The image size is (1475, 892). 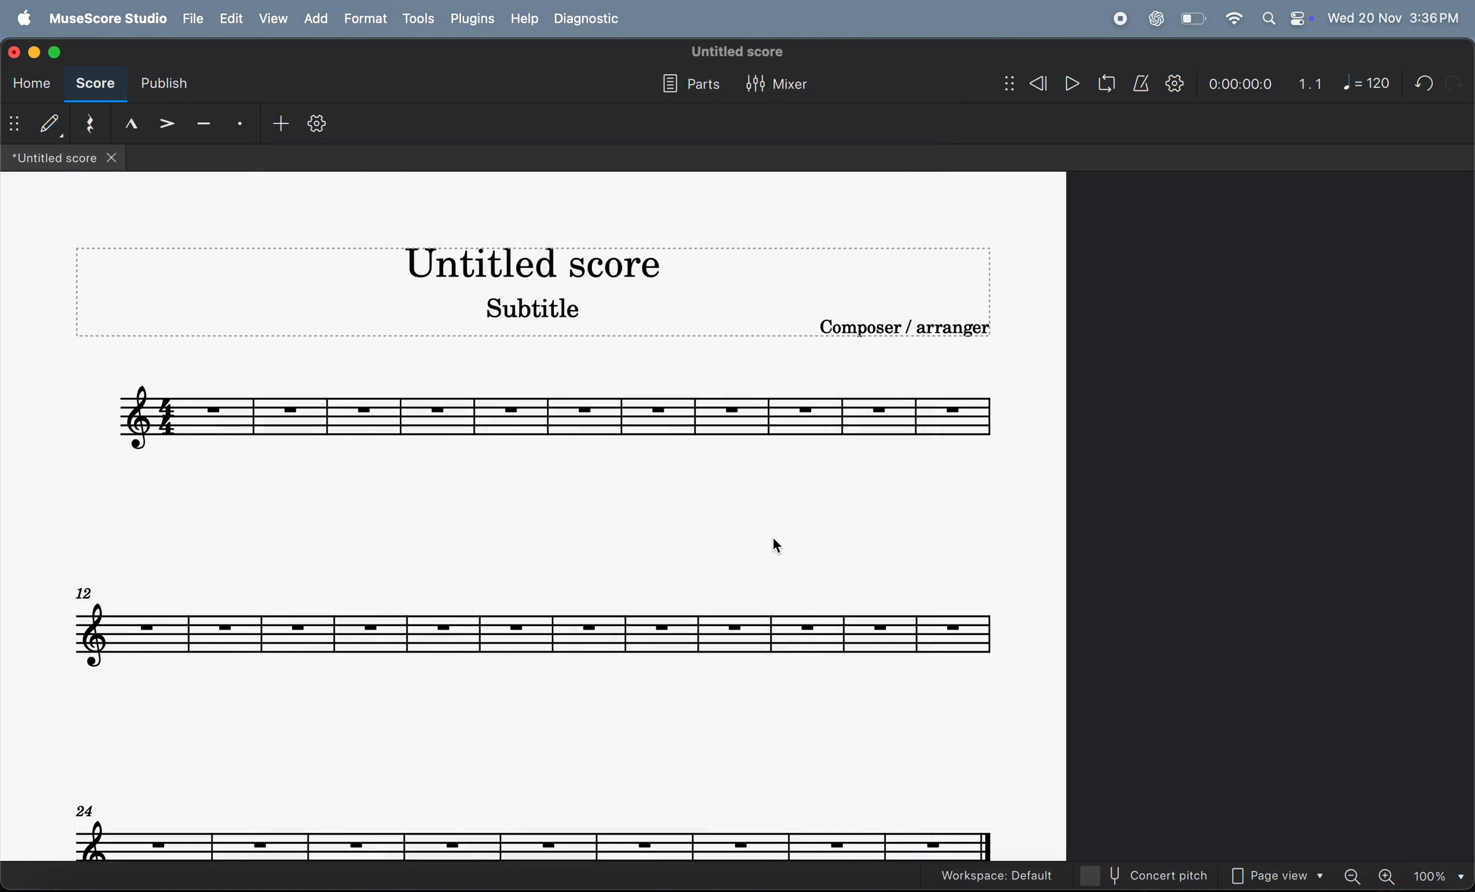 What do you see at coordinates (534, 626) in the screenshot?
I see `notes` at bounding box center [534, 626].